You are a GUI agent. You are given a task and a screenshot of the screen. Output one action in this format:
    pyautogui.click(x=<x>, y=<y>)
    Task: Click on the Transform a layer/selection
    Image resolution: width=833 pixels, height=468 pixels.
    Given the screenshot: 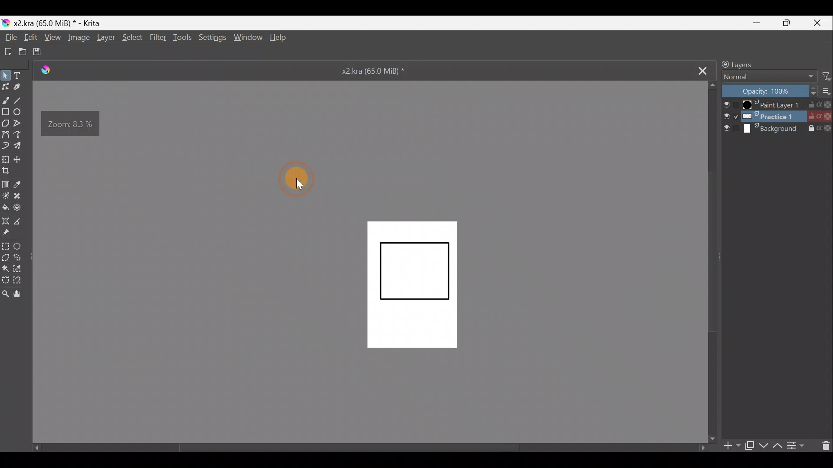 What is the action you would take?
    pyautogui.click(x=6, y=160)
    